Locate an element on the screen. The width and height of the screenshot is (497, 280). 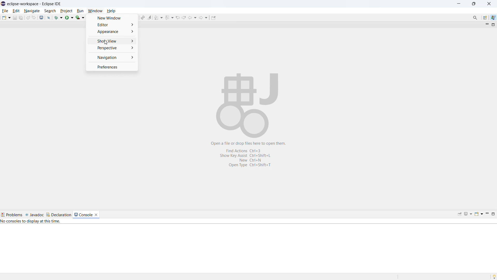
maximize is located at coordinates (493, 214).